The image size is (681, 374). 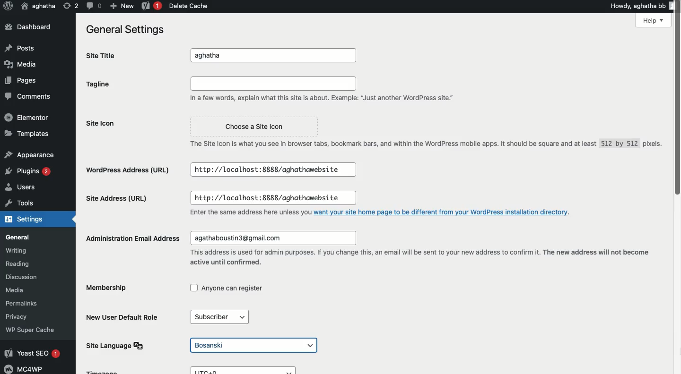 What do you see at coordinates (8, 7) in the screenshot?
I see `Logo` at bounding box center [8, 7].